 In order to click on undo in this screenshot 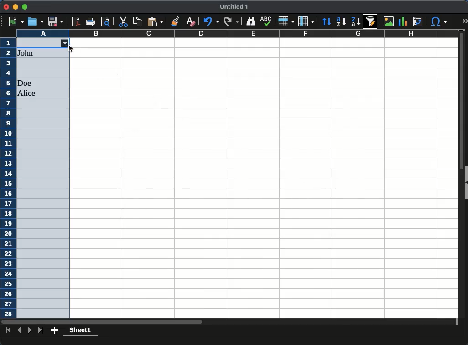, I will do `click(210, 22)`.